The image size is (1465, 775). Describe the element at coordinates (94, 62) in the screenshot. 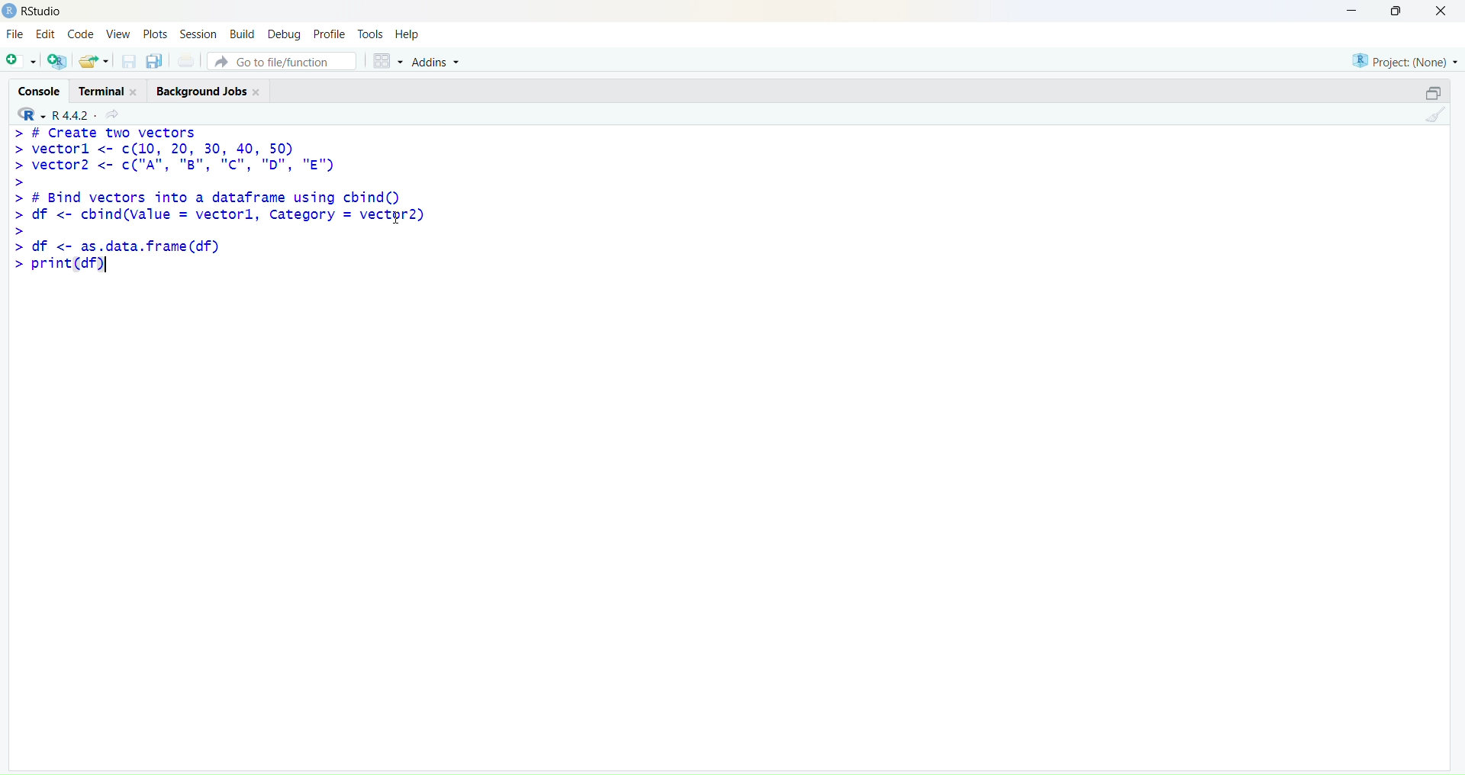

I see `open existing document` at that location.